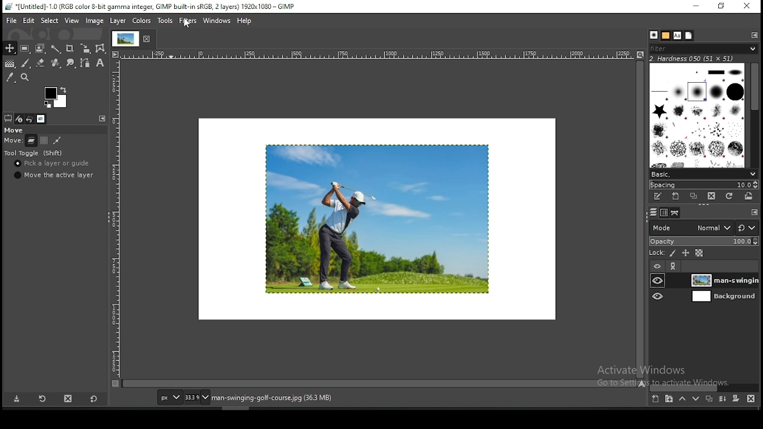  Describe the element at coordinates (119, 21) in the screenshot. I see `layer` at that location.